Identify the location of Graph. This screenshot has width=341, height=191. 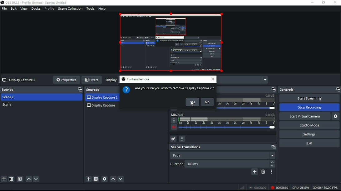
(242, 188).